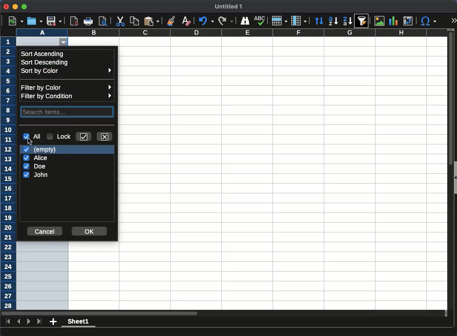  I want to click on cursor, so click(31, 141).